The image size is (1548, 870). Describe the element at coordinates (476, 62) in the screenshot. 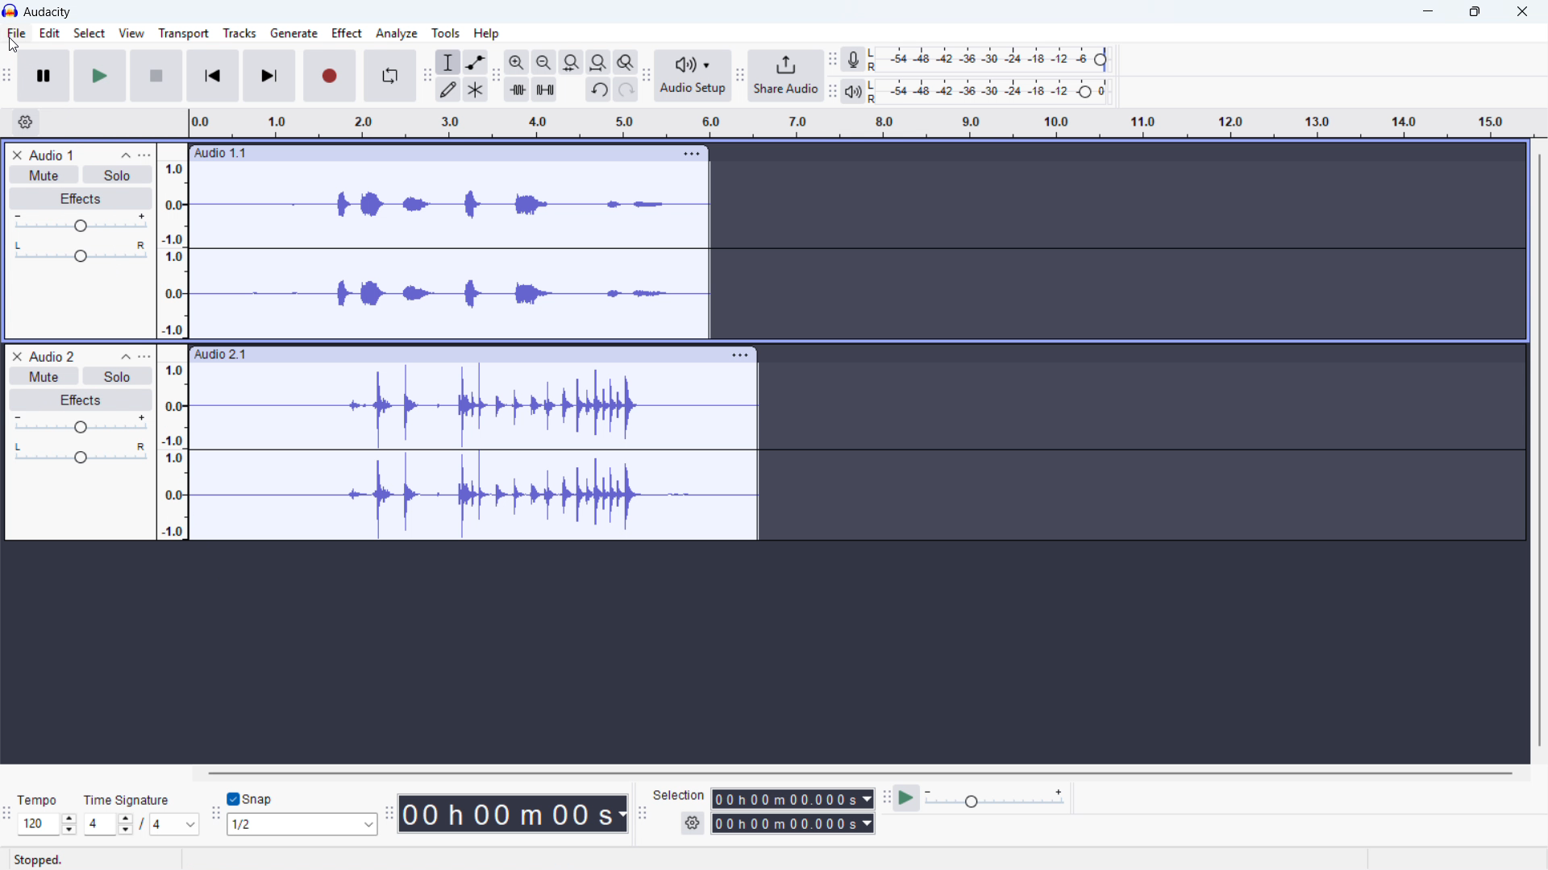

I see `Envelope tool ` at that location.